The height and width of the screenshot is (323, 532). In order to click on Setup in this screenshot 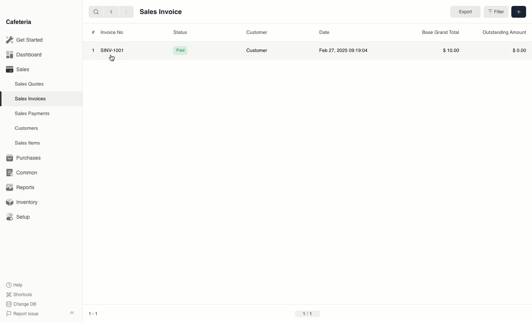, I will do `click(19, 217)`.